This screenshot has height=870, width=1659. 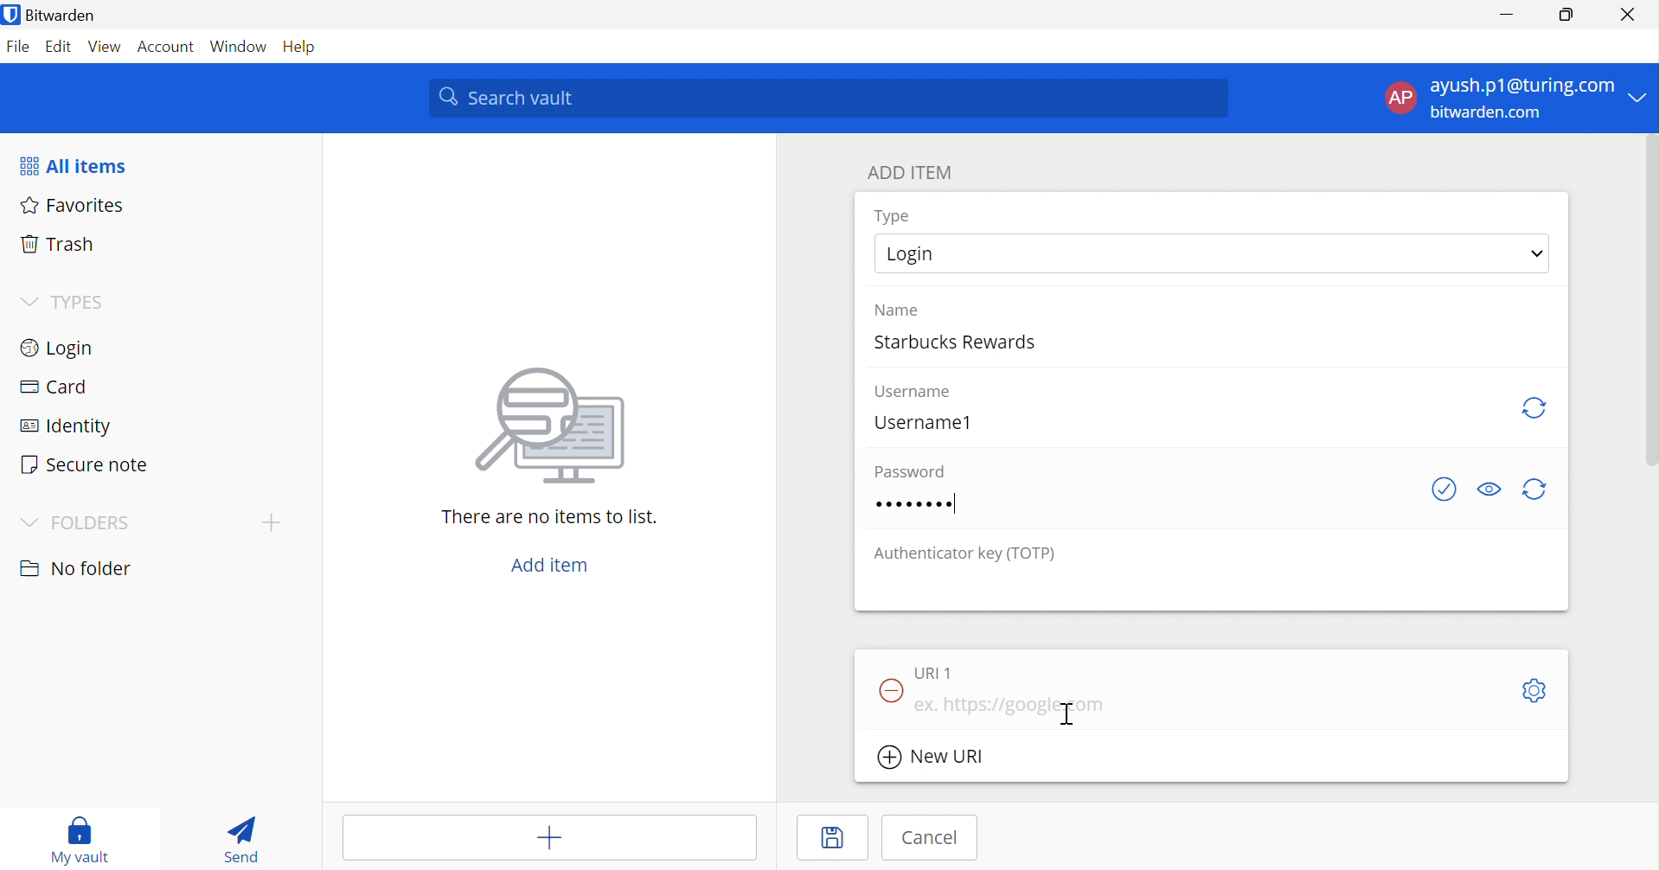 What do you see at coordinates (961, 339) in the screenshot?
I see `Starbucks Rewards` at bounding box center [961, 339].